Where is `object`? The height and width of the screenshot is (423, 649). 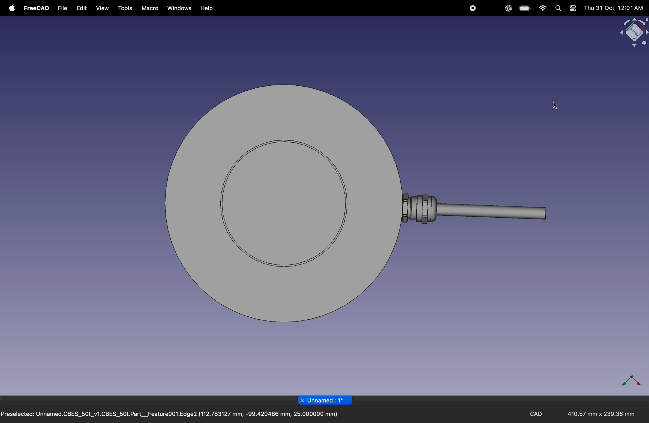 object is located at coordinates (354, 206).